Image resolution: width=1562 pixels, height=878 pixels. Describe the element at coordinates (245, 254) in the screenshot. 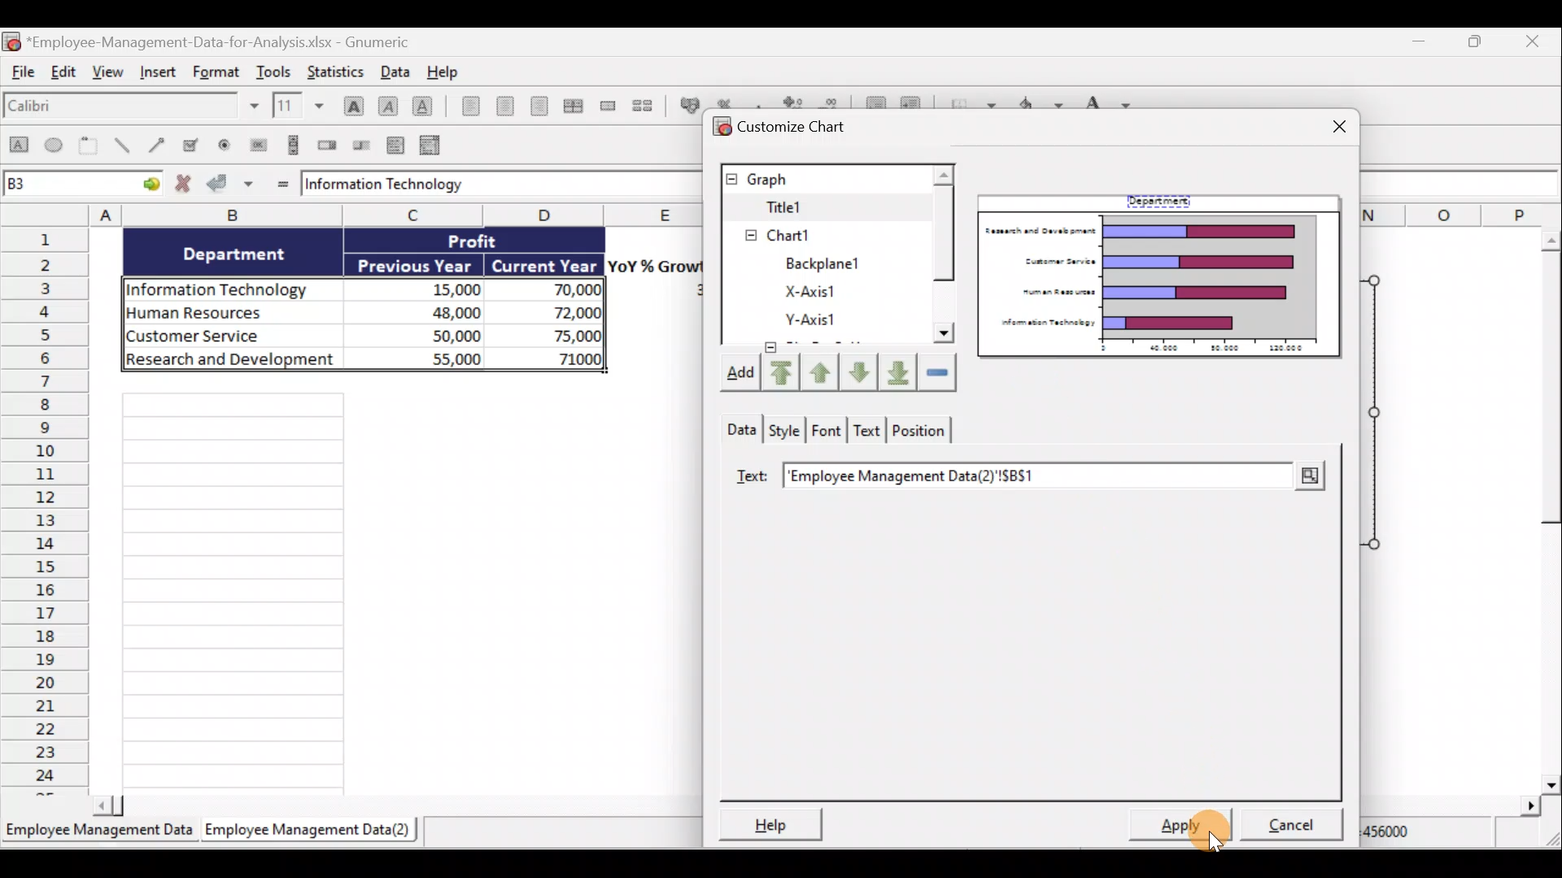

I see `Department` at that location.